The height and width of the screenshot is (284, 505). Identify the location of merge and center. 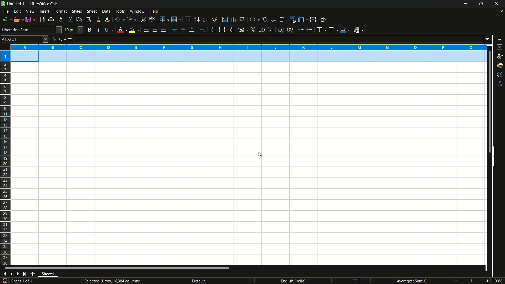
(221, 30).